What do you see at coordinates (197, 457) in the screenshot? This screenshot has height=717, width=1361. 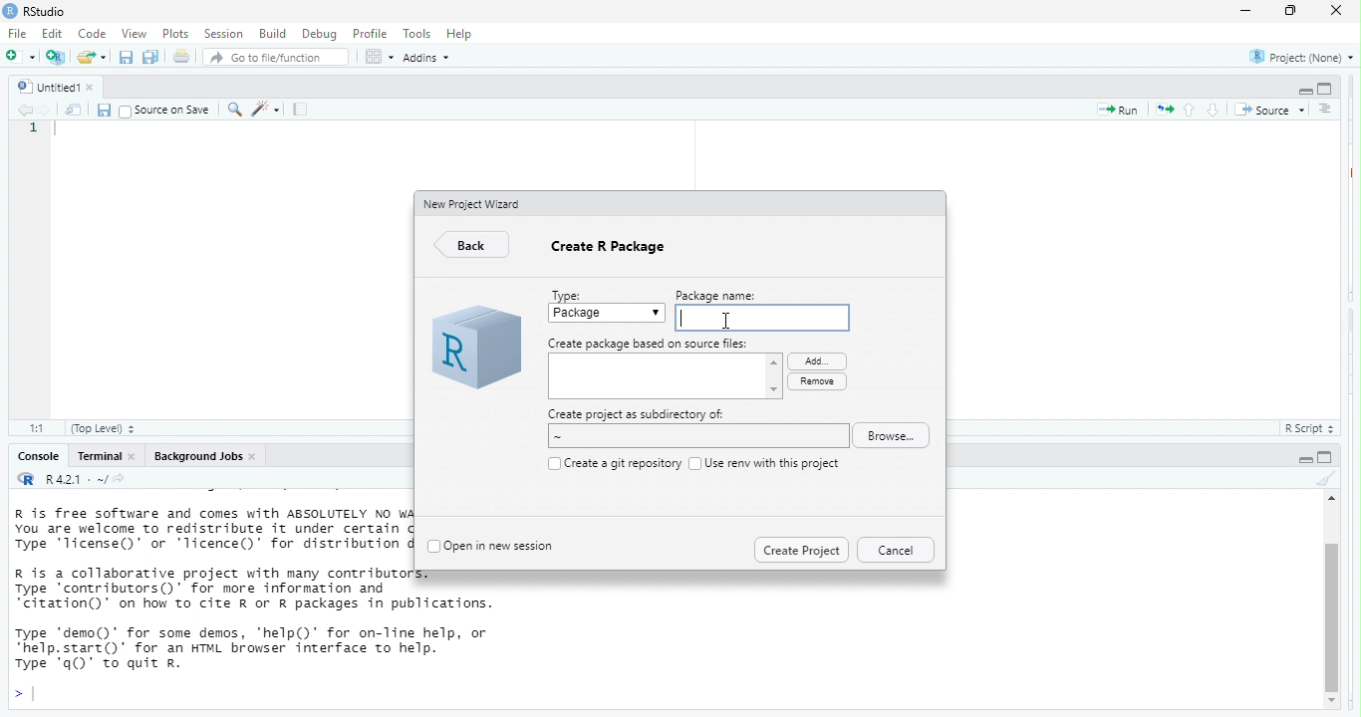 I see `Background Jobs` at bounding box center [197, 457].